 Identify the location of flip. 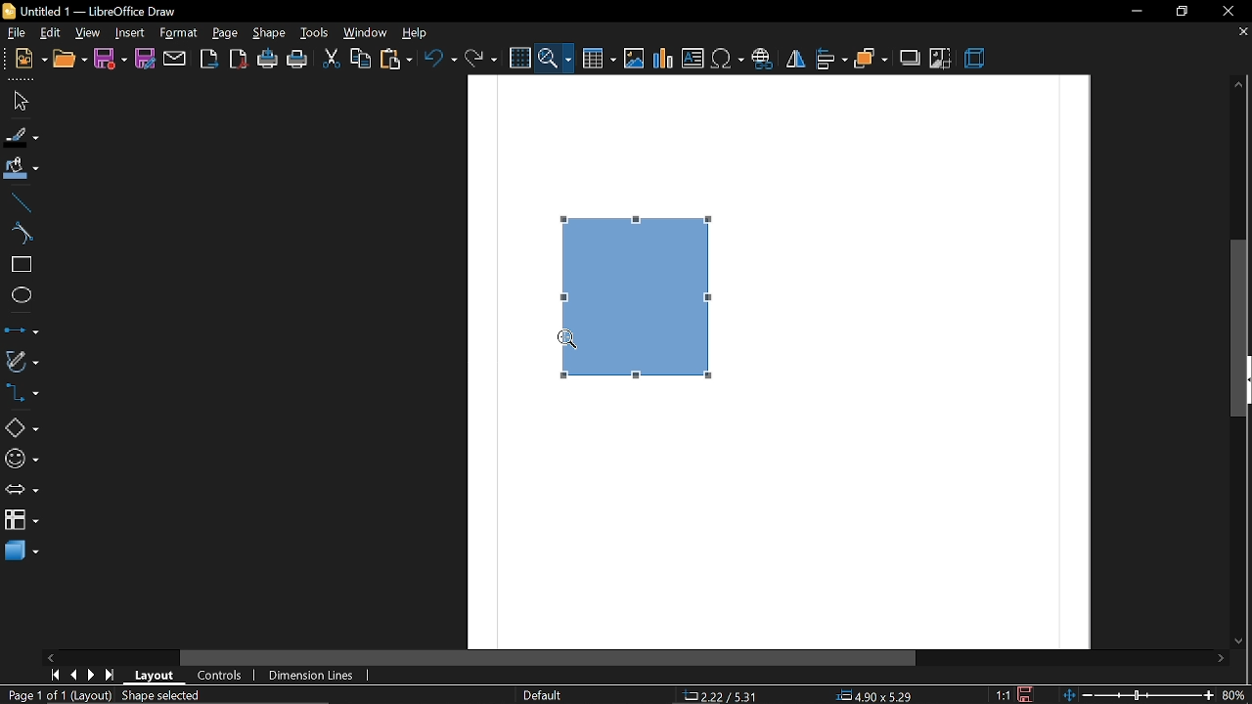
(794, 58).